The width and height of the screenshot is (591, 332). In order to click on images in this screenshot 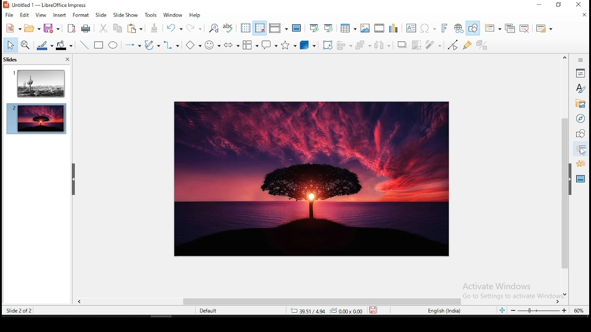, I will do `click(364, 27)`.